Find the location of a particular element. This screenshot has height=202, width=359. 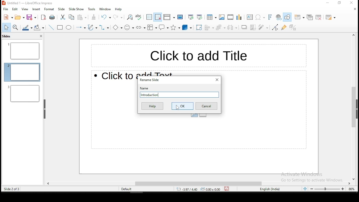

mouse pointer is located at coordinates (178, 108).